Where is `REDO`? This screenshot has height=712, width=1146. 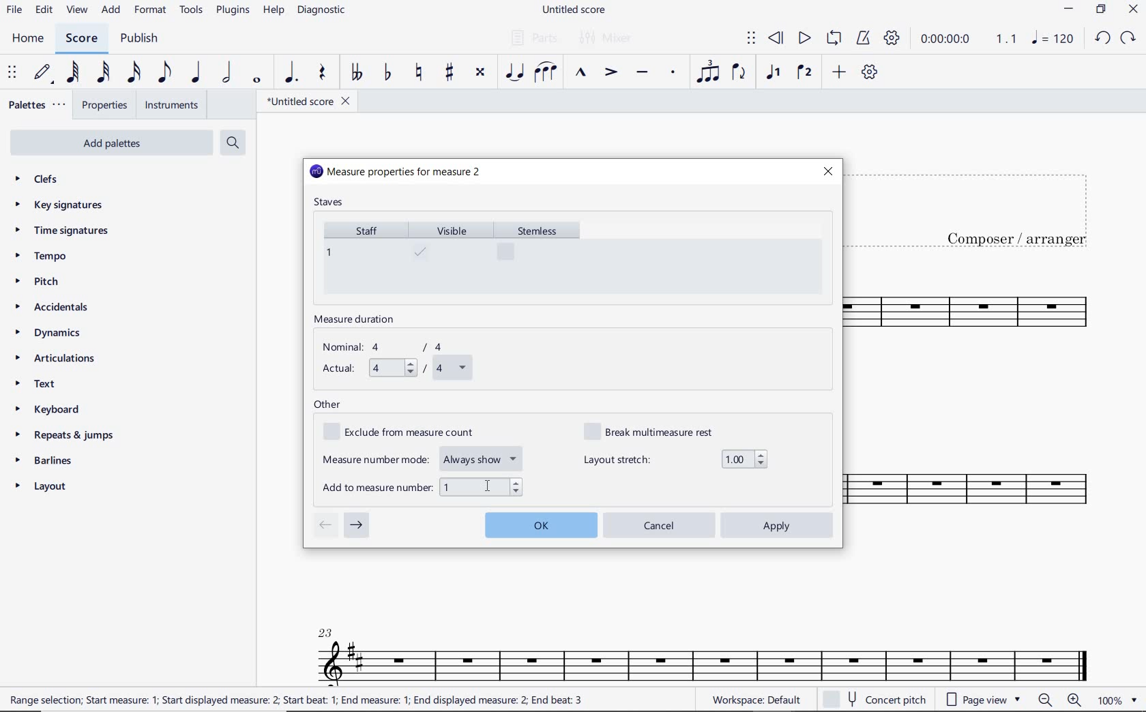 REDO is located at coordinates (1129, 38).